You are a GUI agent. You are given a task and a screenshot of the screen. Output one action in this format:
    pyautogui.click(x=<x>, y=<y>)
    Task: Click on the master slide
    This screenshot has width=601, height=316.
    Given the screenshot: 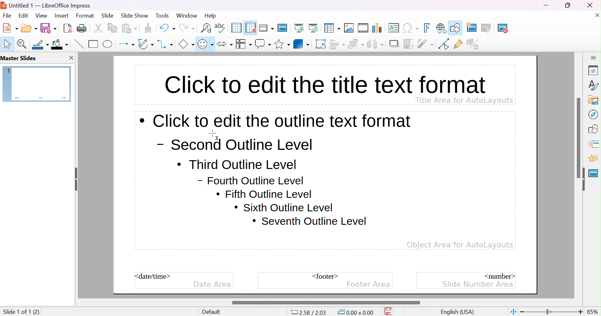 What is the action you would take?
    pyautogui.click(x=284, y=27)
    